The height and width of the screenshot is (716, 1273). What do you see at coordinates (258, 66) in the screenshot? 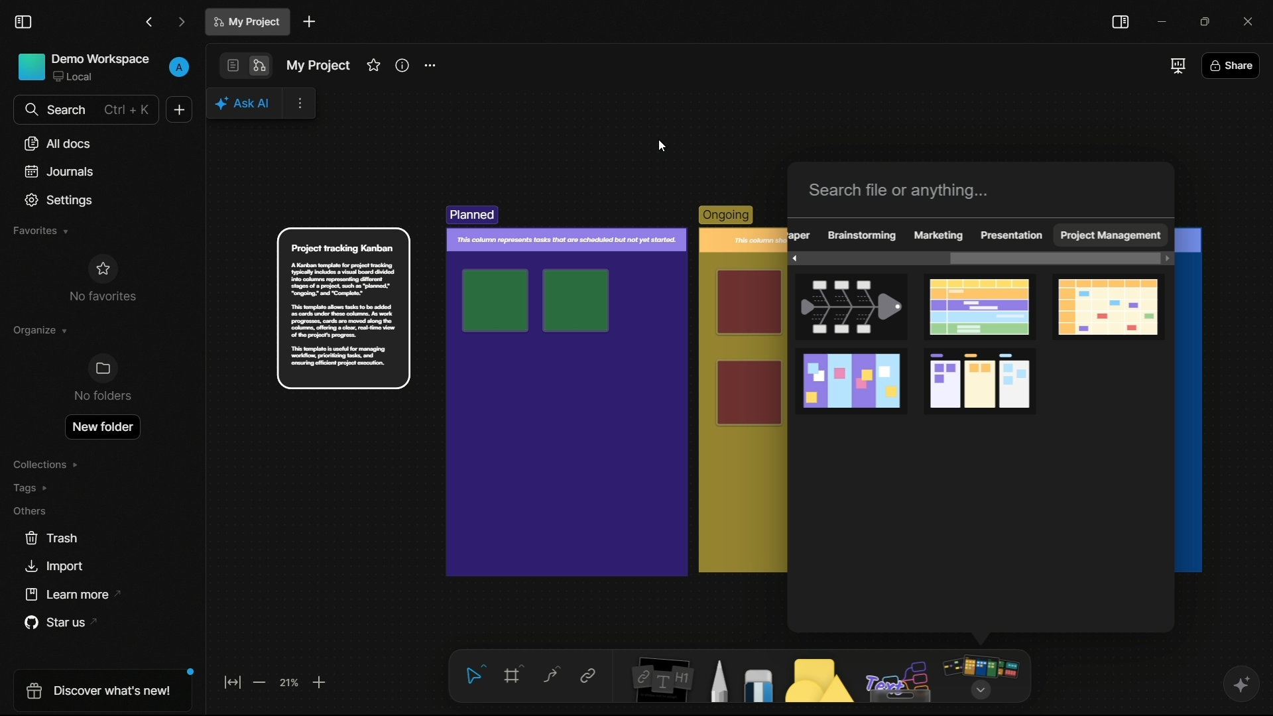
I see `edgeless mode` at bounding box center [258, 66].